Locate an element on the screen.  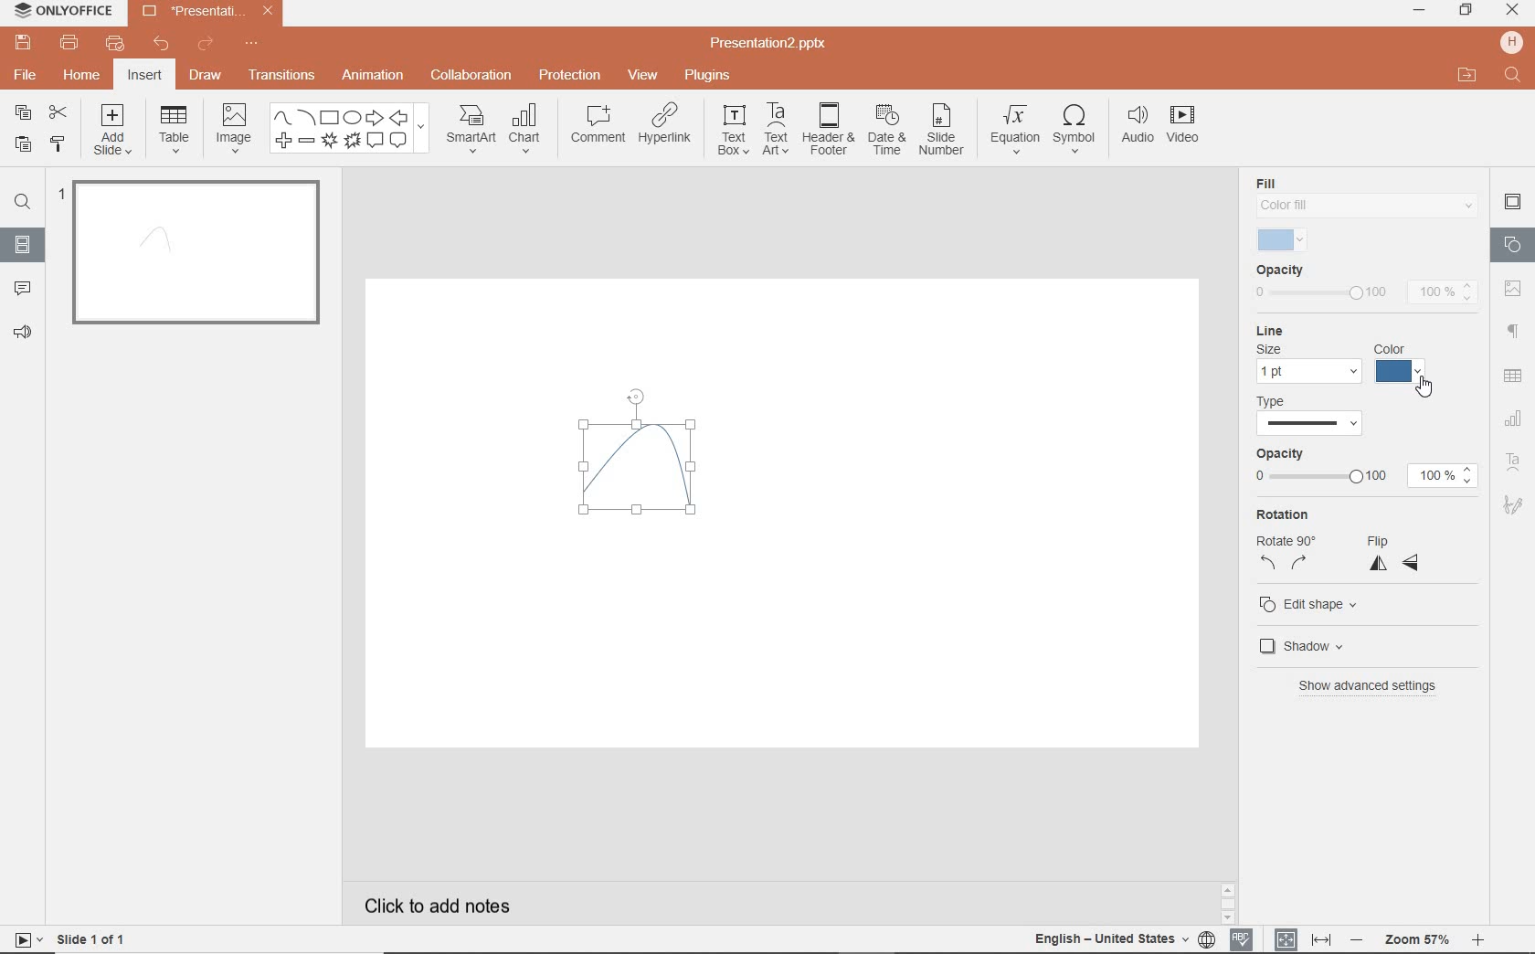
rotation is located at coordinates (1288, 526).